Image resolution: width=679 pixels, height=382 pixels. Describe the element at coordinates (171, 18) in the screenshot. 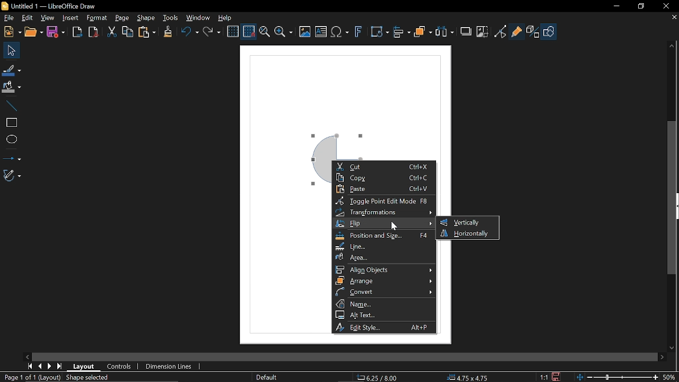

I see `Tools` at that location.